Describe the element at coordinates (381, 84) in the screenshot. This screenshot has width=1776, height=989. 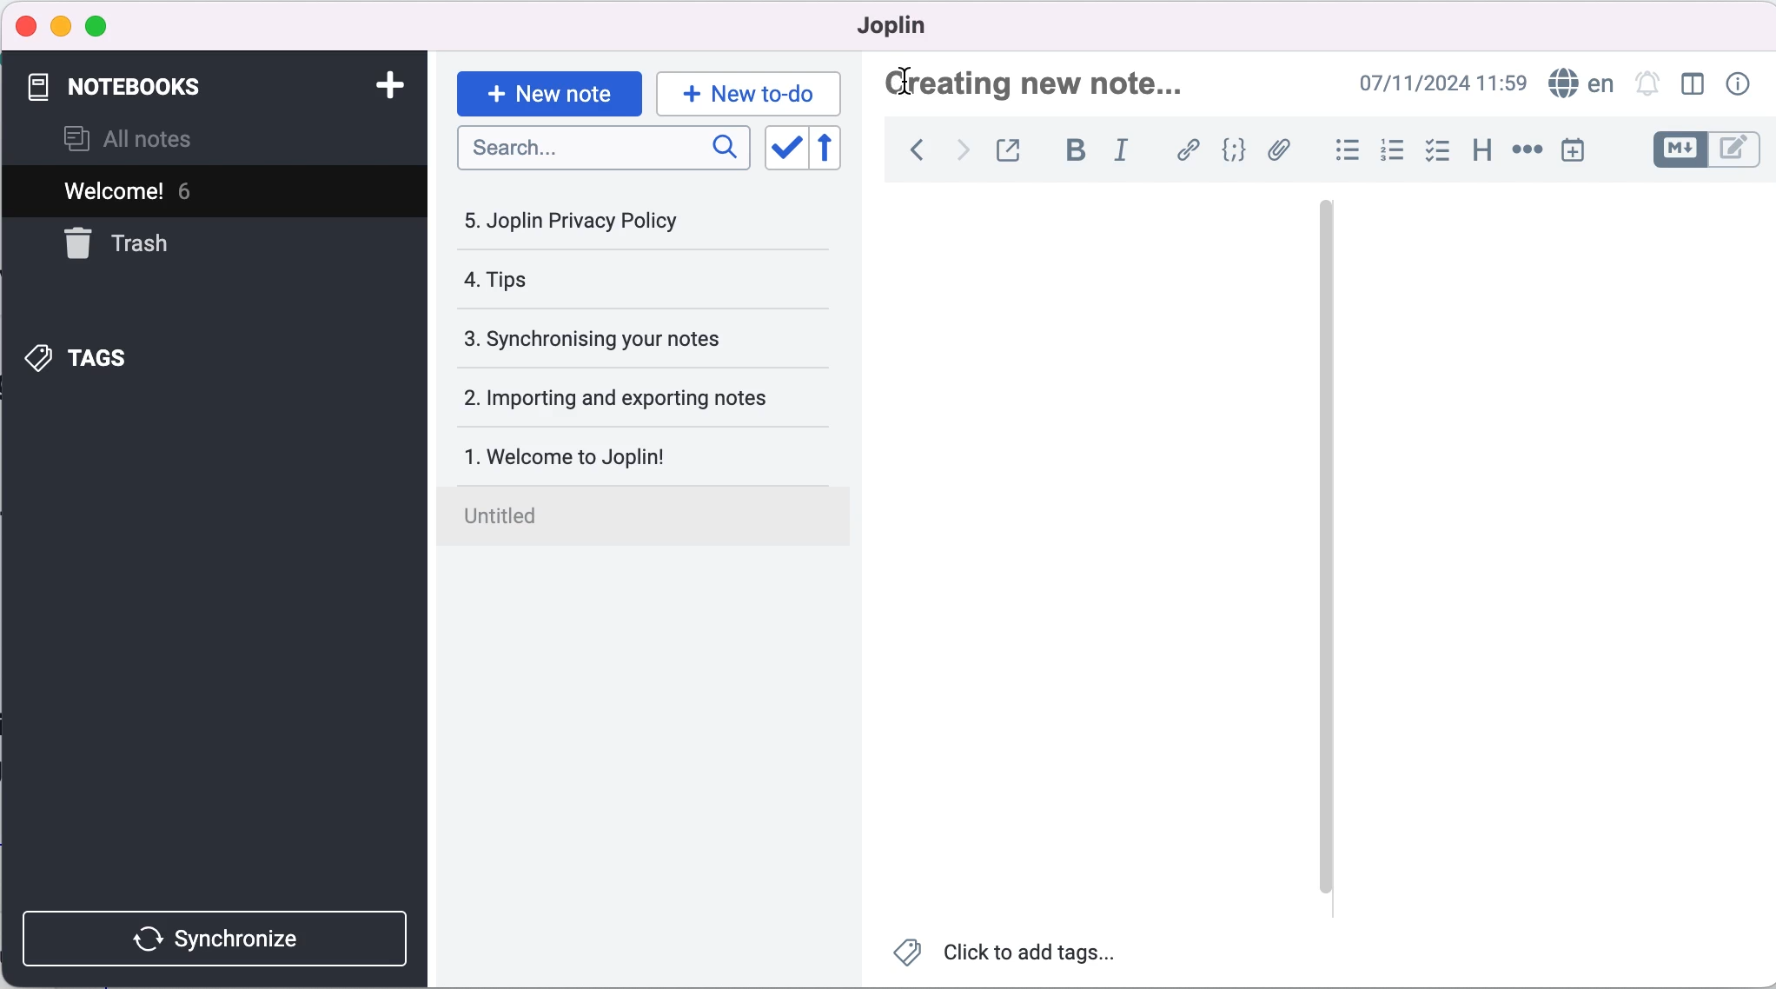
I see `add note` at that location.